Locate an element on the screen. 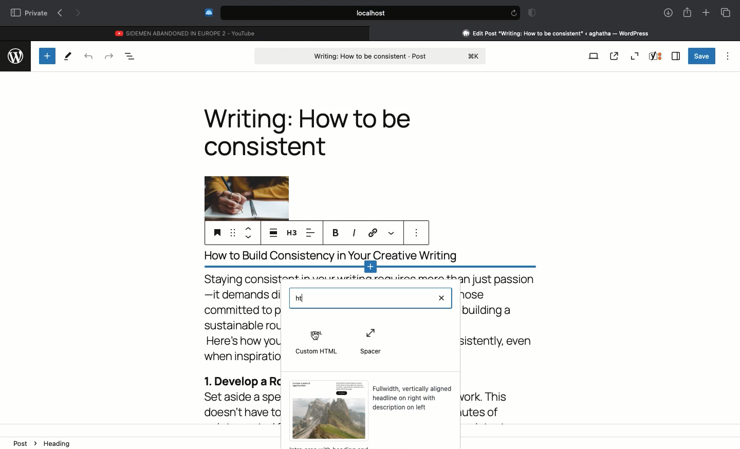 The width and height of the screenshot is (740, 449). Document overview is located at coordinates (131, 56).